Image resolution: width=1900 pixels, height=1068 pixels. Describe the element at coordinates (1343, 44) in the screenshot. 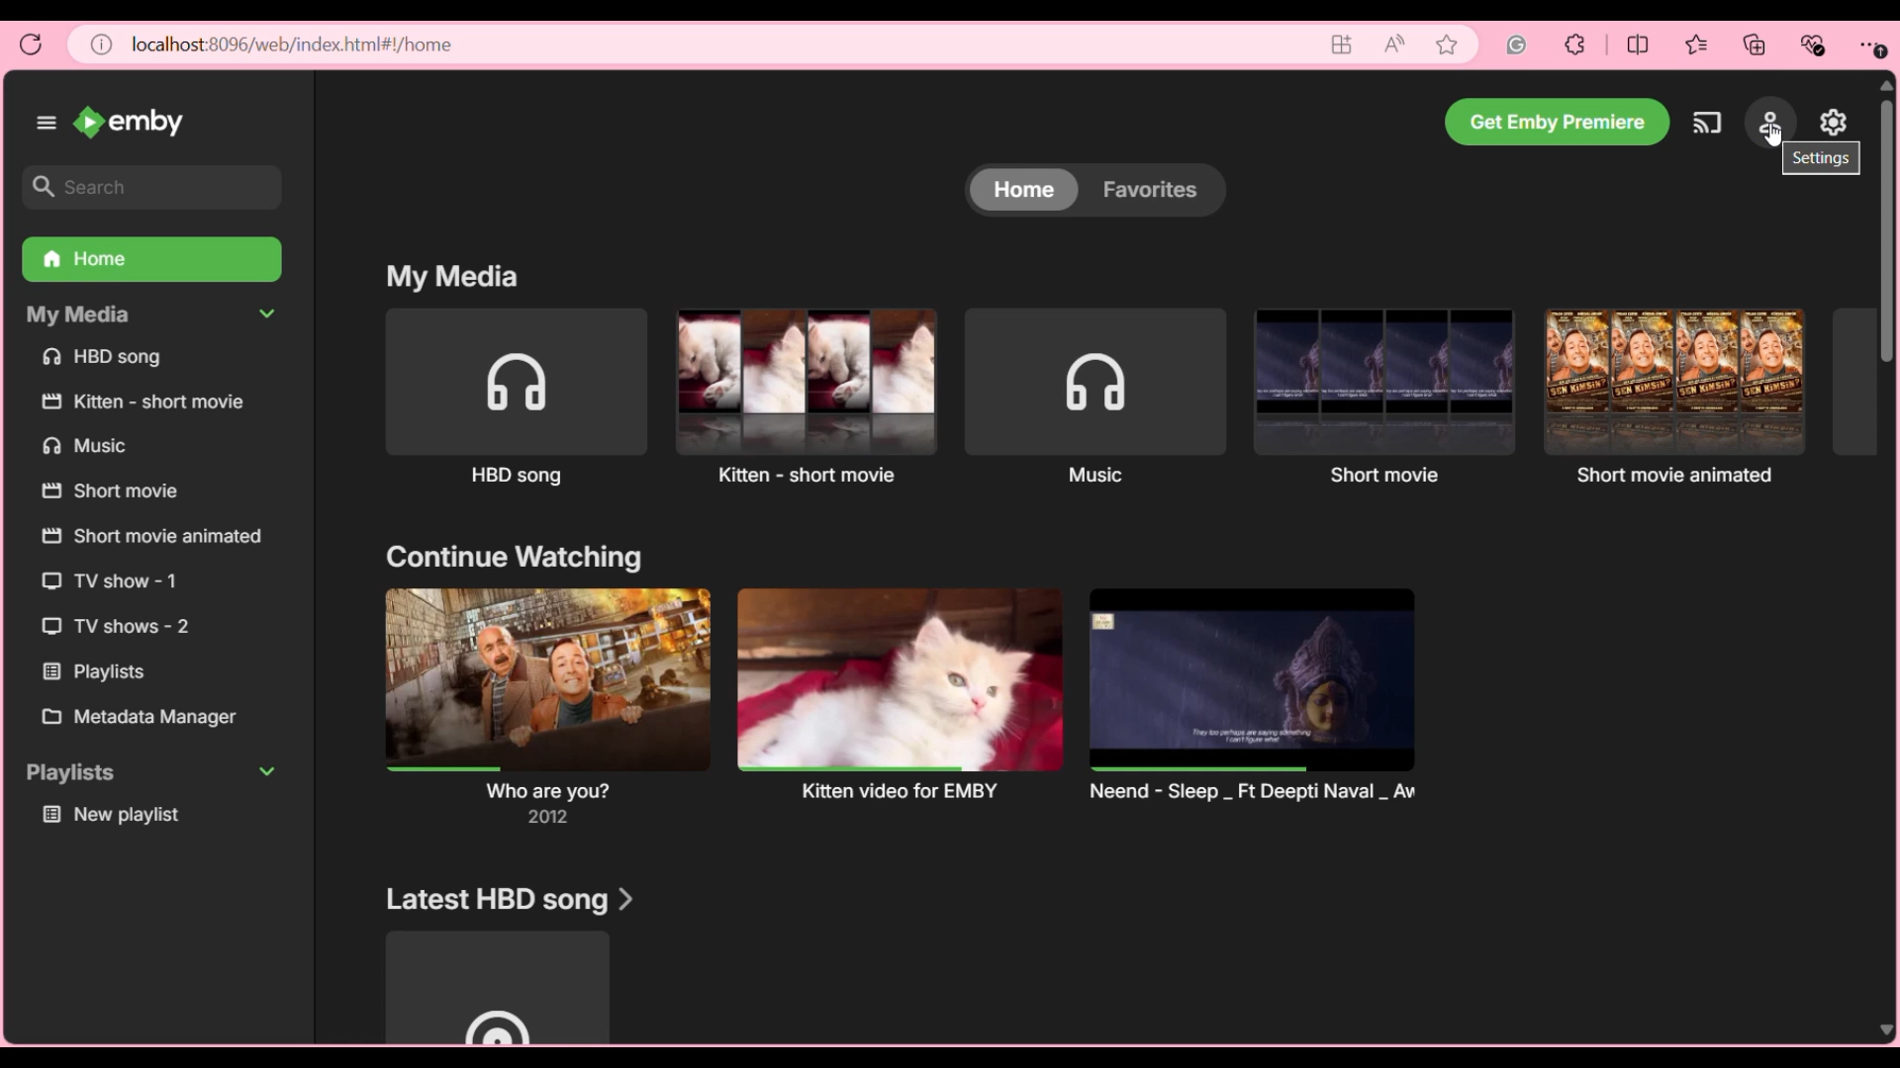

I see `Go to app` at that location.